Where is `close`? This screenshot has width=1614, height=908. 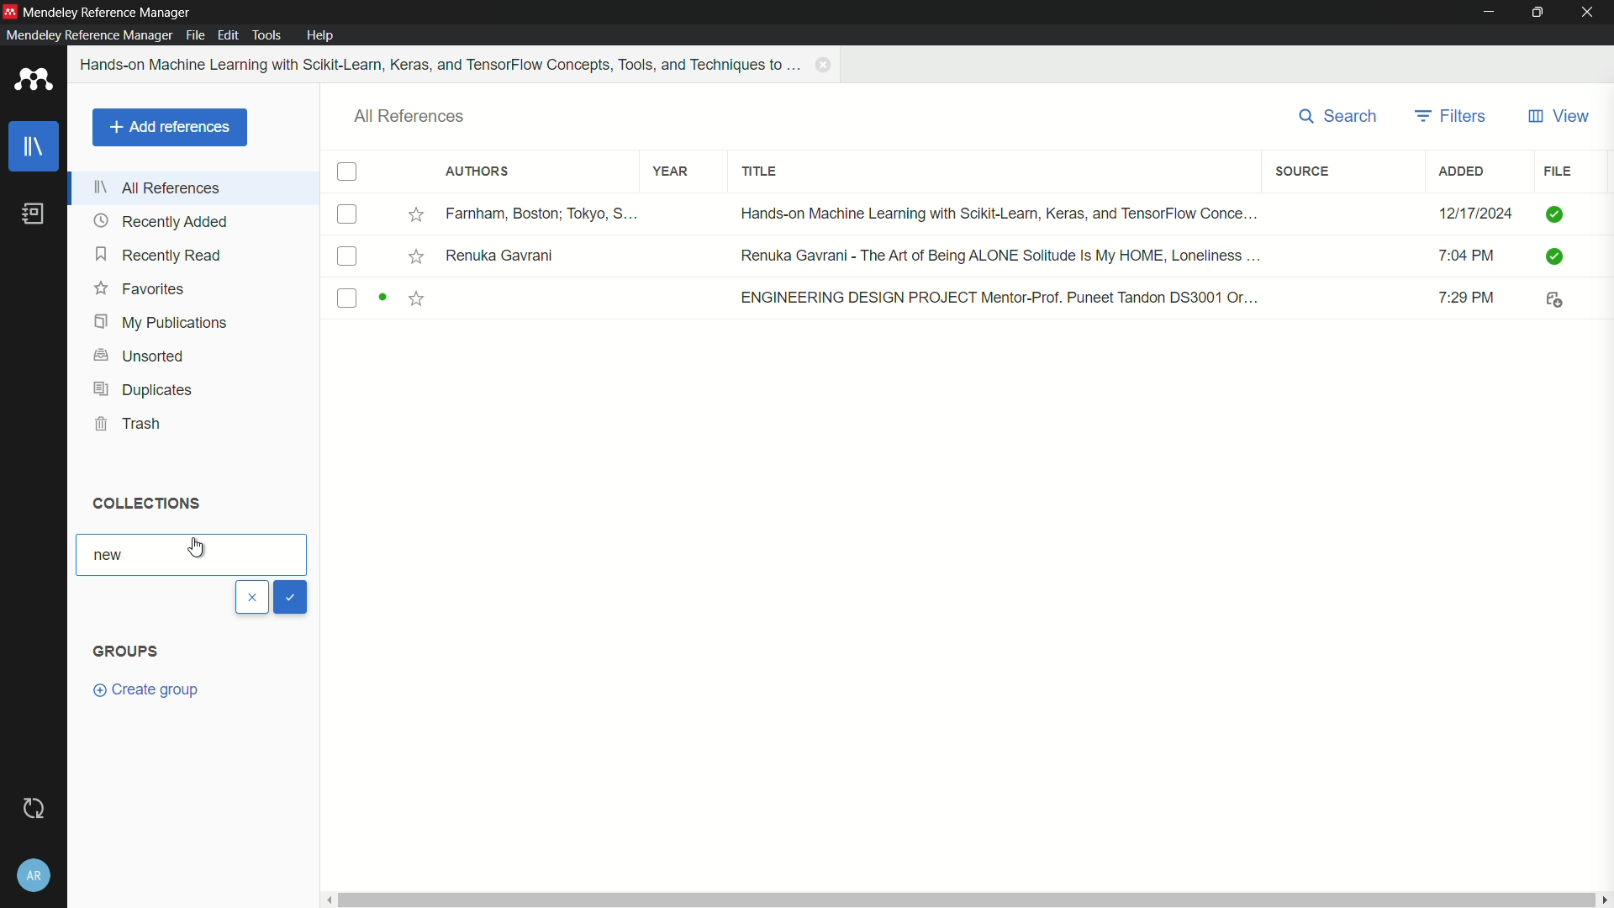
close is located at coordinates (1592, 13).